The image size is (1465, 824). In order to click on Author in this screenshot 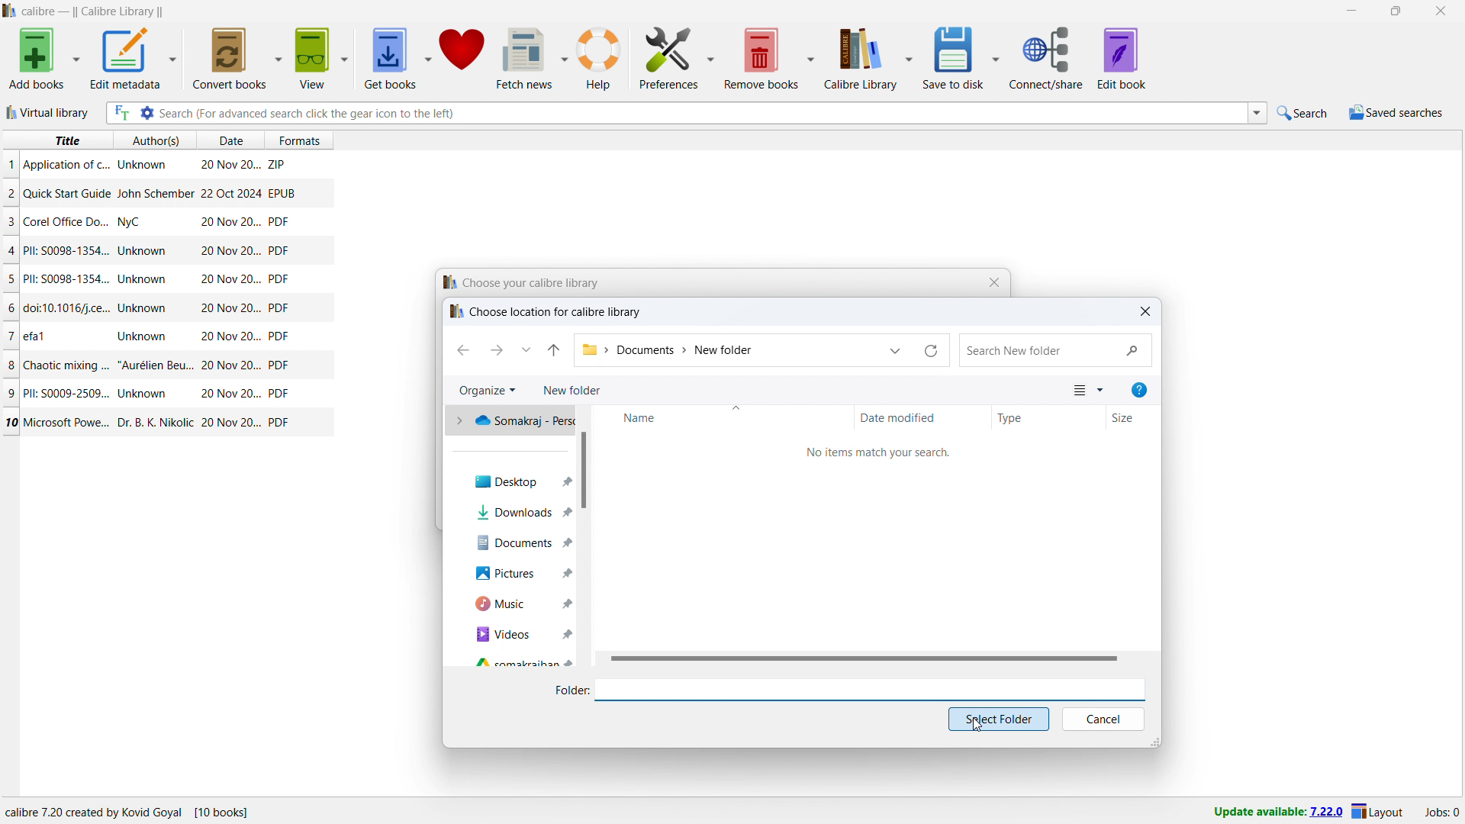, I will do `click(154, 193)`.